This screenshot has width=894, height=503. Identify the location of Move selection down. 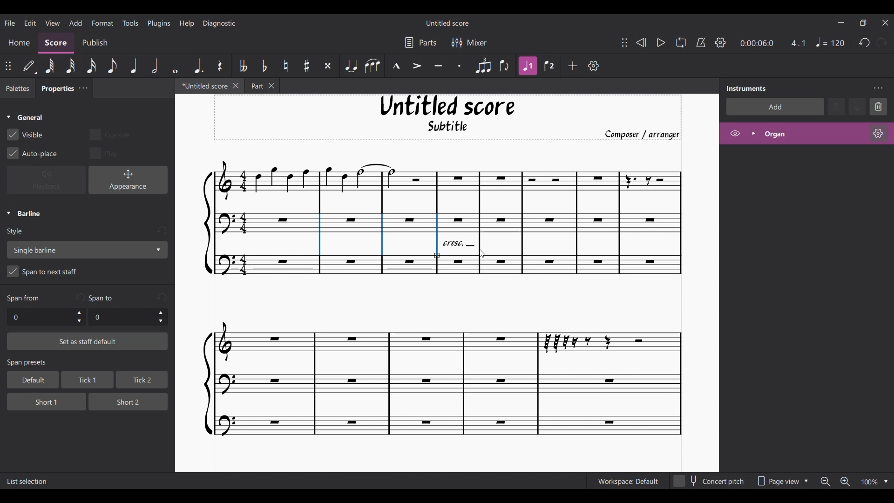
(858, 107).